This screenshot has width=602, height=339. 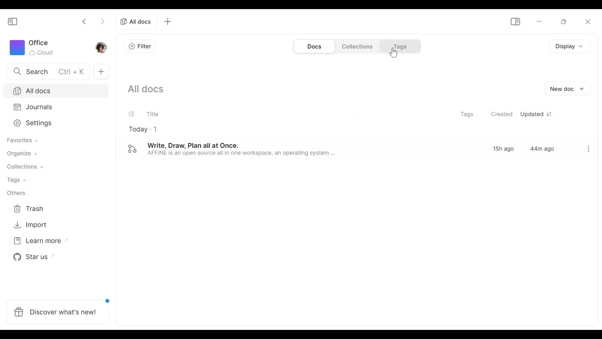 What do you see at coordinates (398, 47) in the screenshot?
I see `Tags` at bounding box center [398, 47].